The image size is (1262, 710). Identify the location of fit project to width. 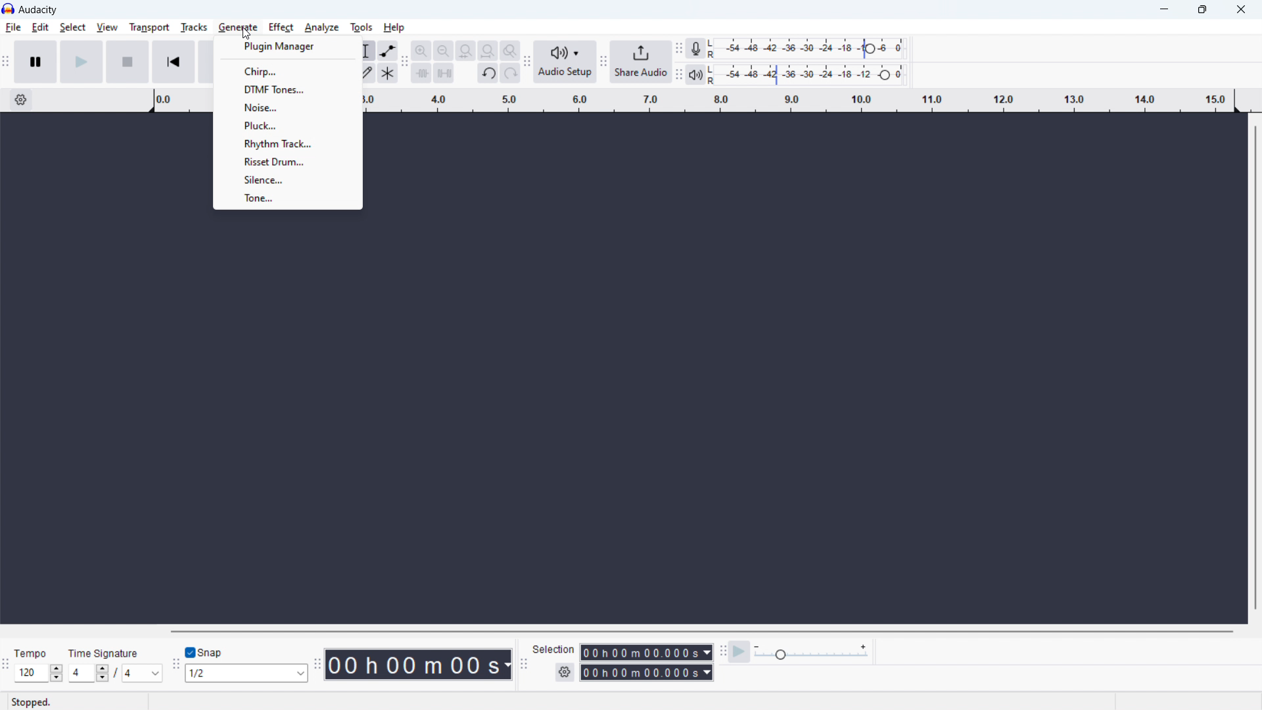
(488, 50).